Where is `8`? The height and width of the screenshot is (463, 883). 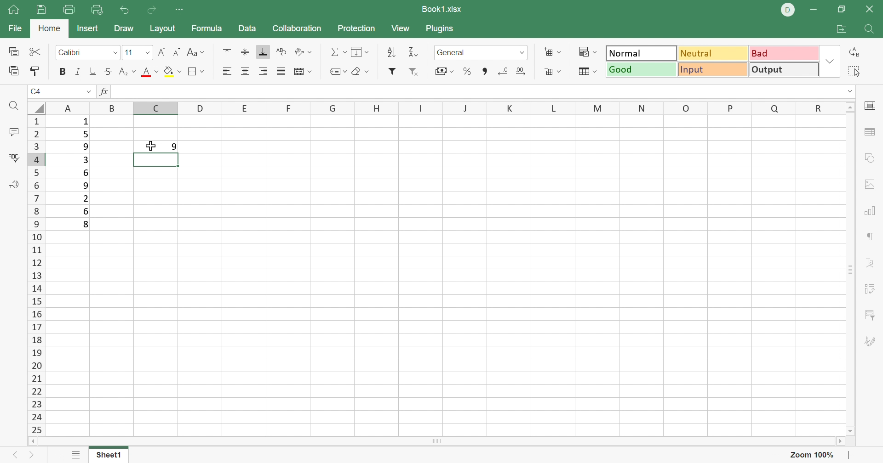 8 is located at coordinates (86, 225).